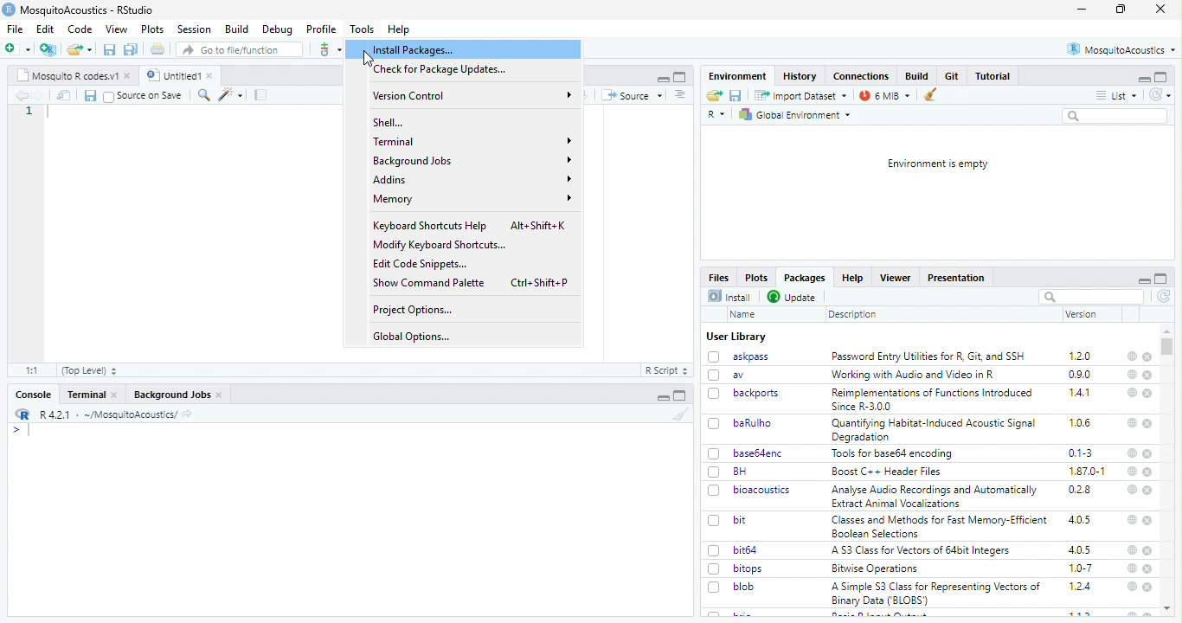  What do you see at coordinates (1161, 9) in the screenshot?
I see `close` at bounding box center [1161, 9].